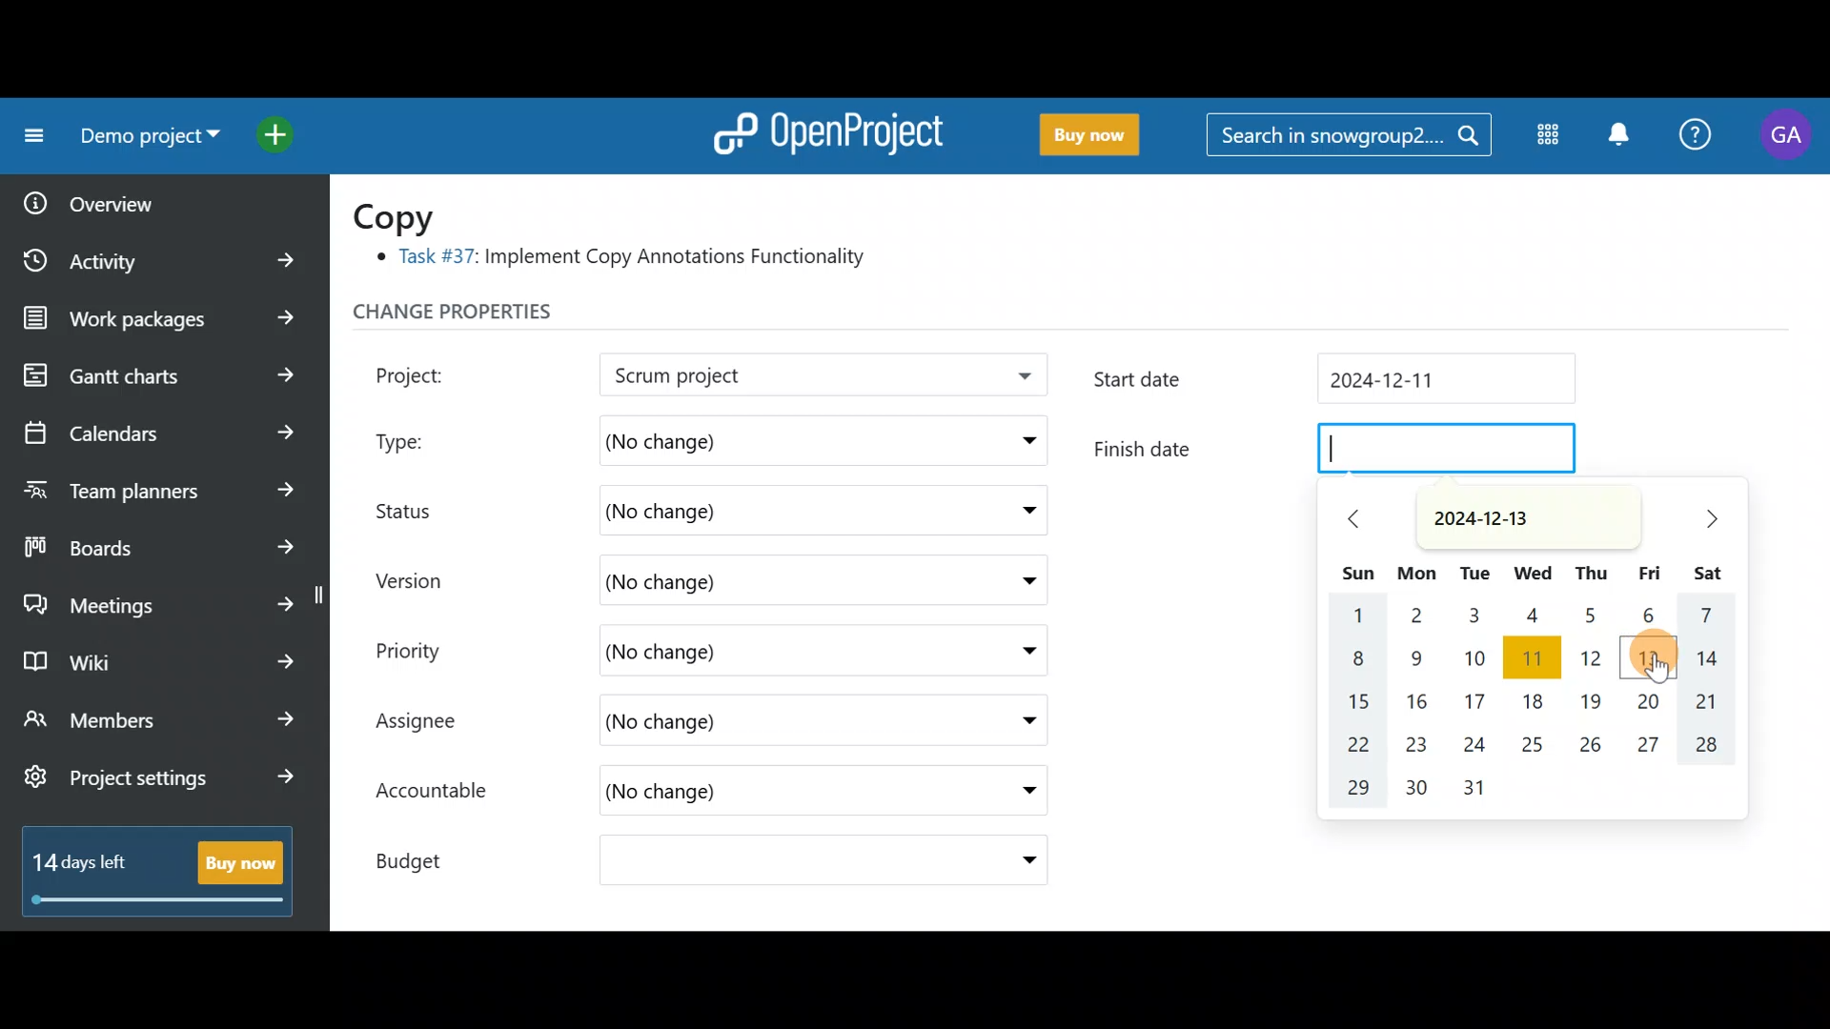  I want to click on Buy now, so click(1081, 135).